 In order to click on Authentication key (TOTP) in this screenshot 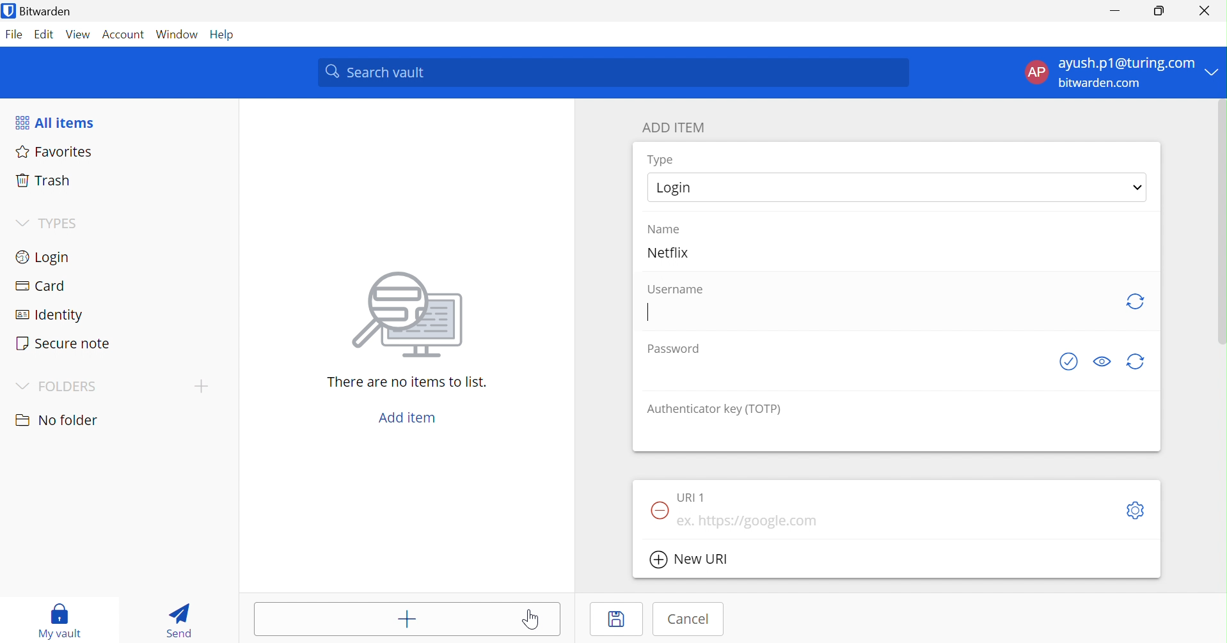, I will do `click(714, 410)`.